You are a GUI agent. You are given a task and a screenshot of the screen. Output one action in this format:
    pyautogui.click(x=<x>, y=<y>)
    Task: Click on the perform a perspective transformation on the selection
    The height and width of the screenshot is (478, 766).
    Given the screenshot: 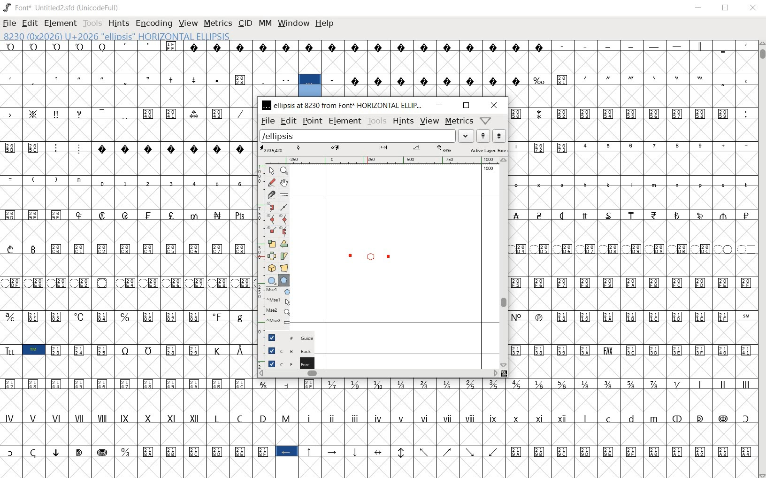 What is the action you would take?
    pyautogui.click(x=284, y=268)
    